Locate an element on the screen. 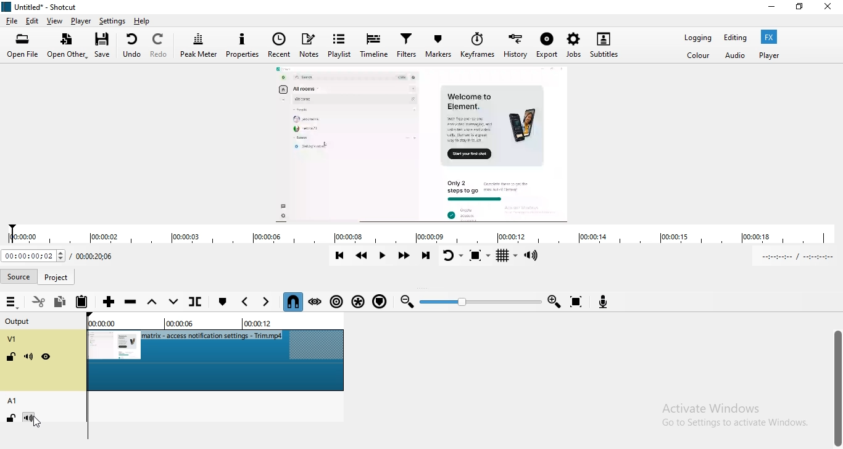 This screenshot has height=449, width=843. Redo is located at coordinates (159, 47).